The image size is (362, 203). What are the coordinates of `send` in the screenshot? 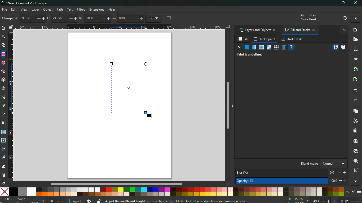 It's located at (355, 80).